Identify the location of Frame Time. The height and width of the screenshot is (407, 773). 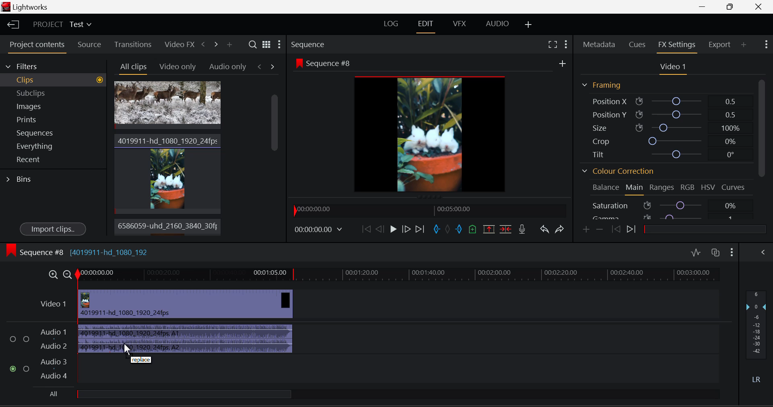
(322, 230).